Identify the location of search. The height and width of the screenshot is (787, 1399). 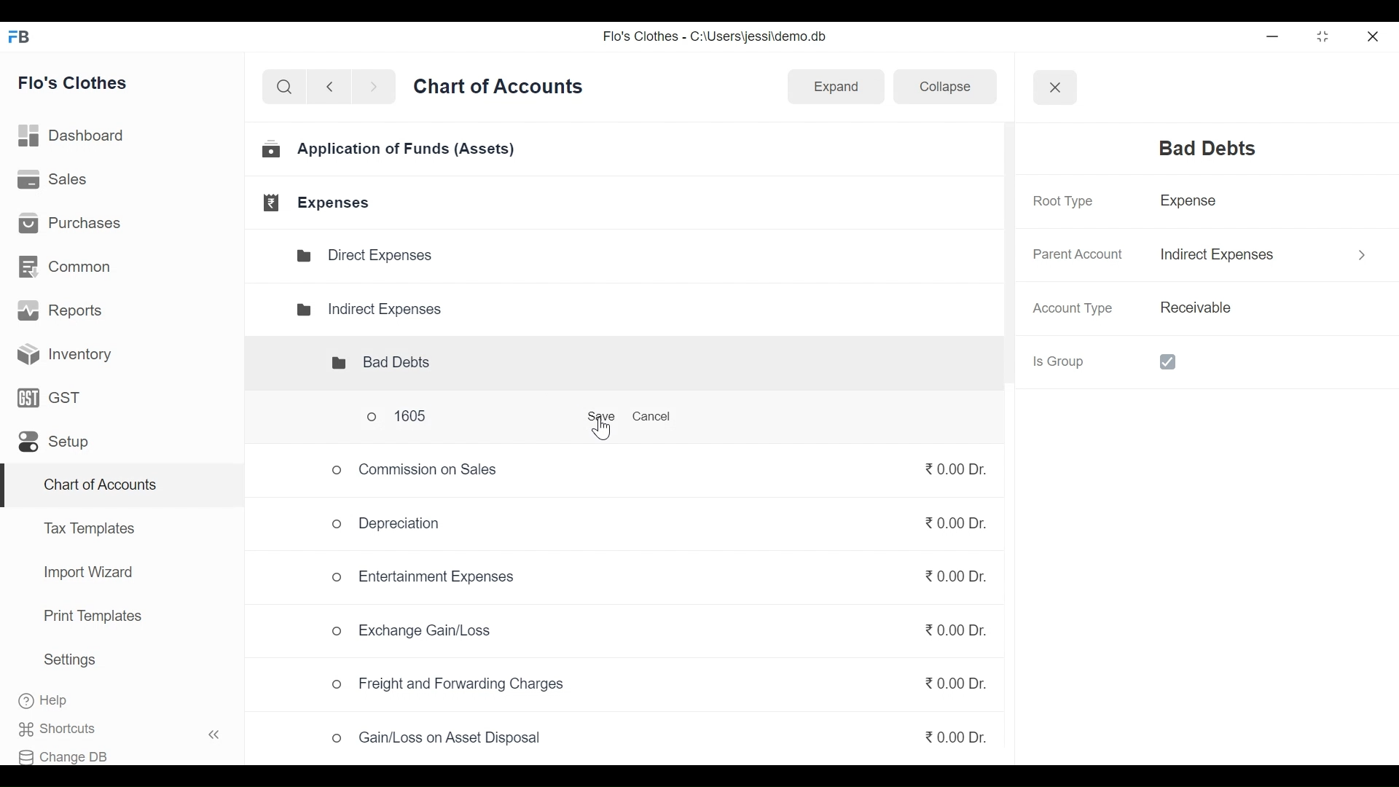
(284, 87).